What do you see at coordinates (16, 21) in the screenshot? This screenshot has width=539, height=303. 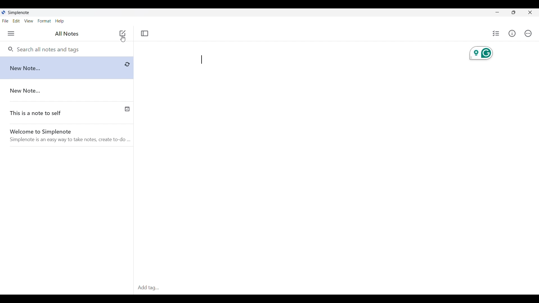 I see `Edit menu` at bounding box center [16, 21].